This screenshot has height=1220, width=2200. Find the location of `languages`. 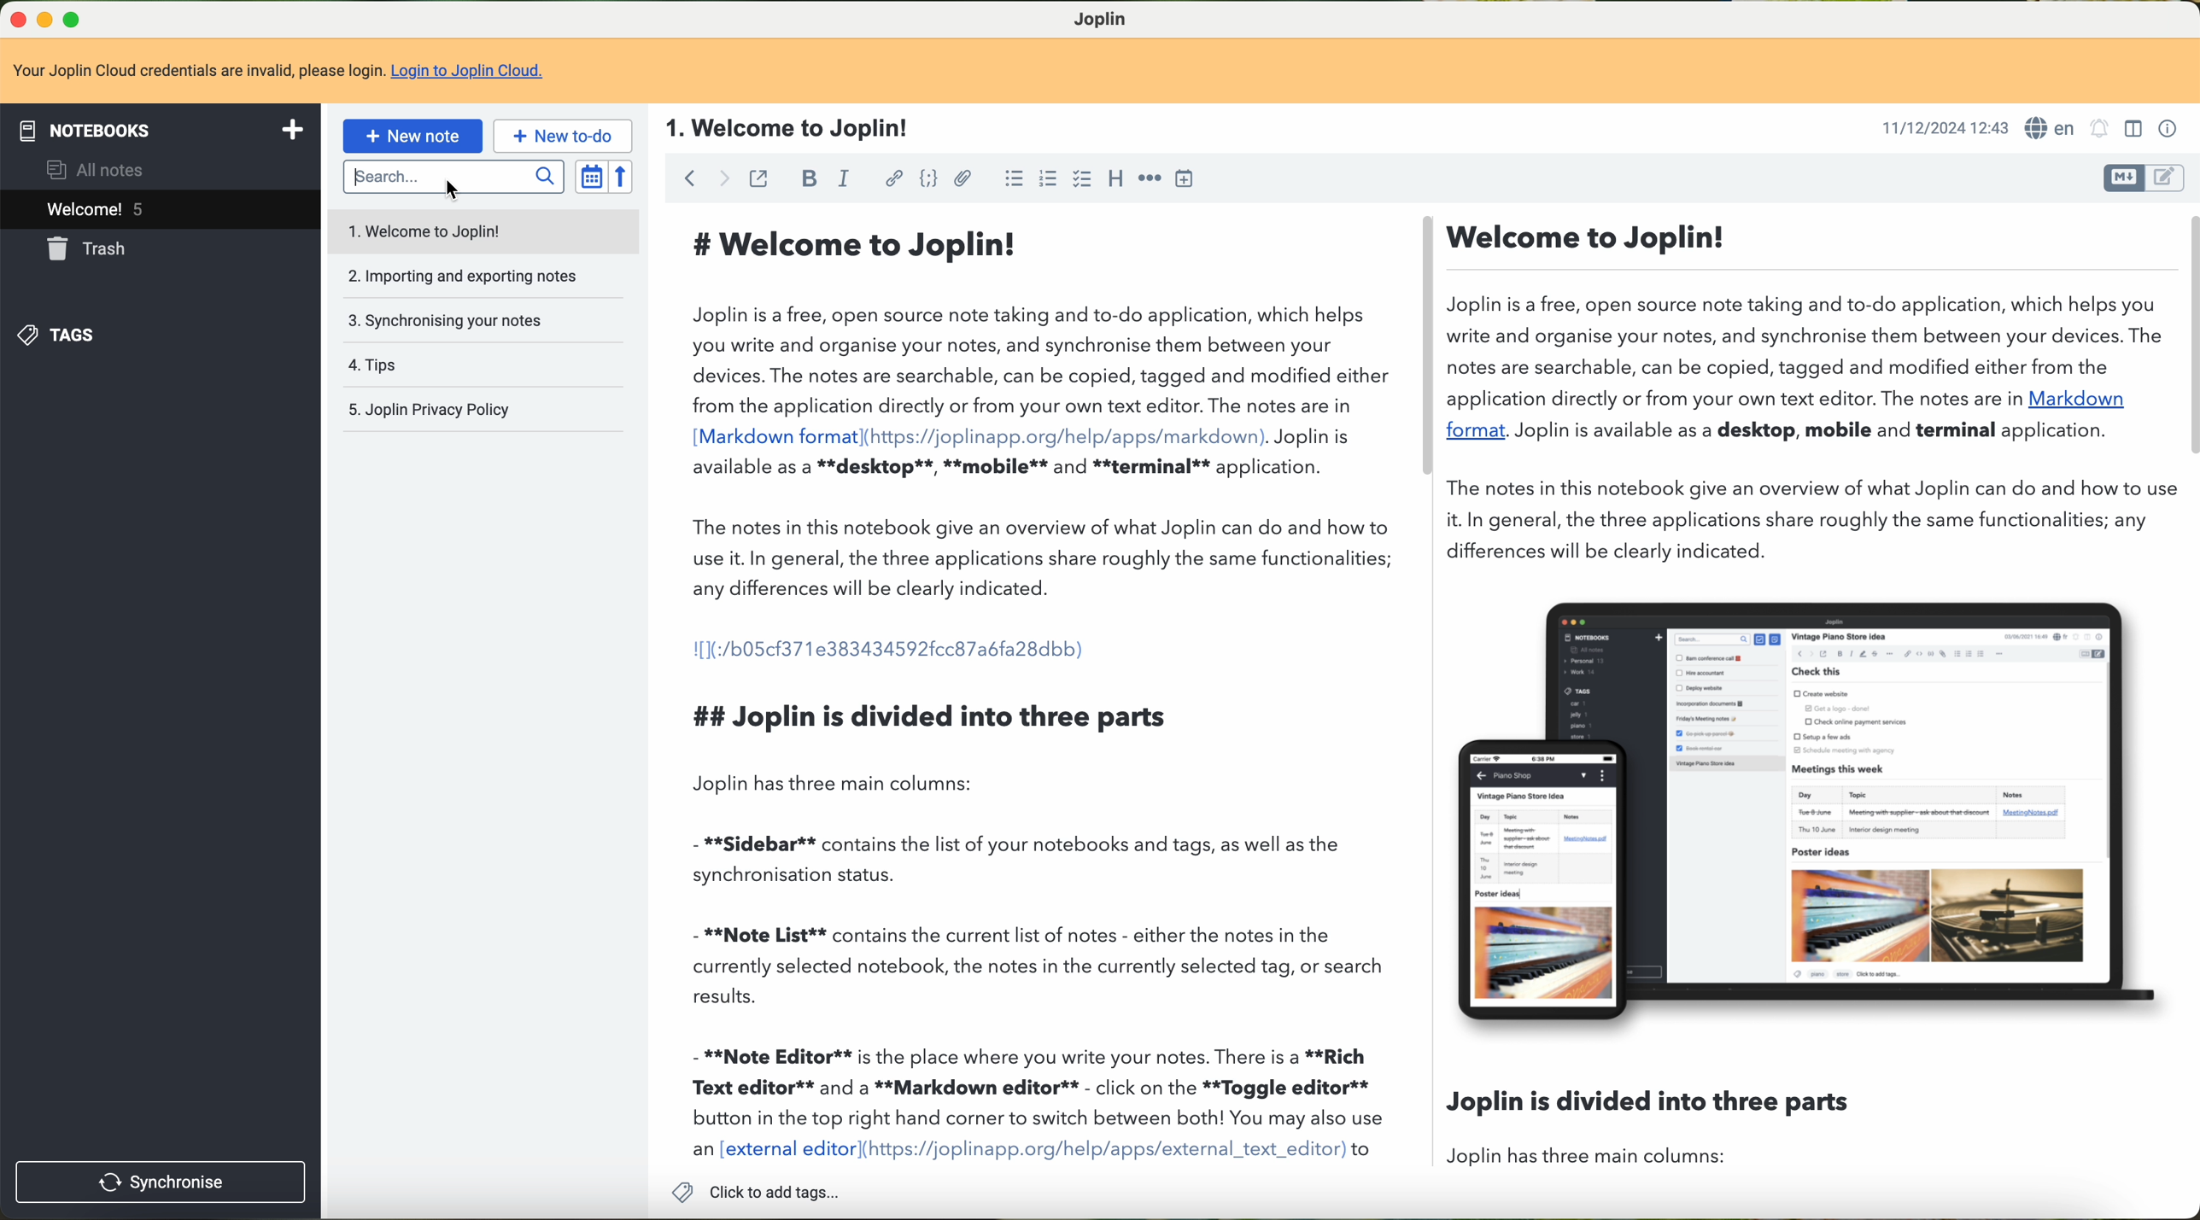

languages is located at coordinates (2051, 129).